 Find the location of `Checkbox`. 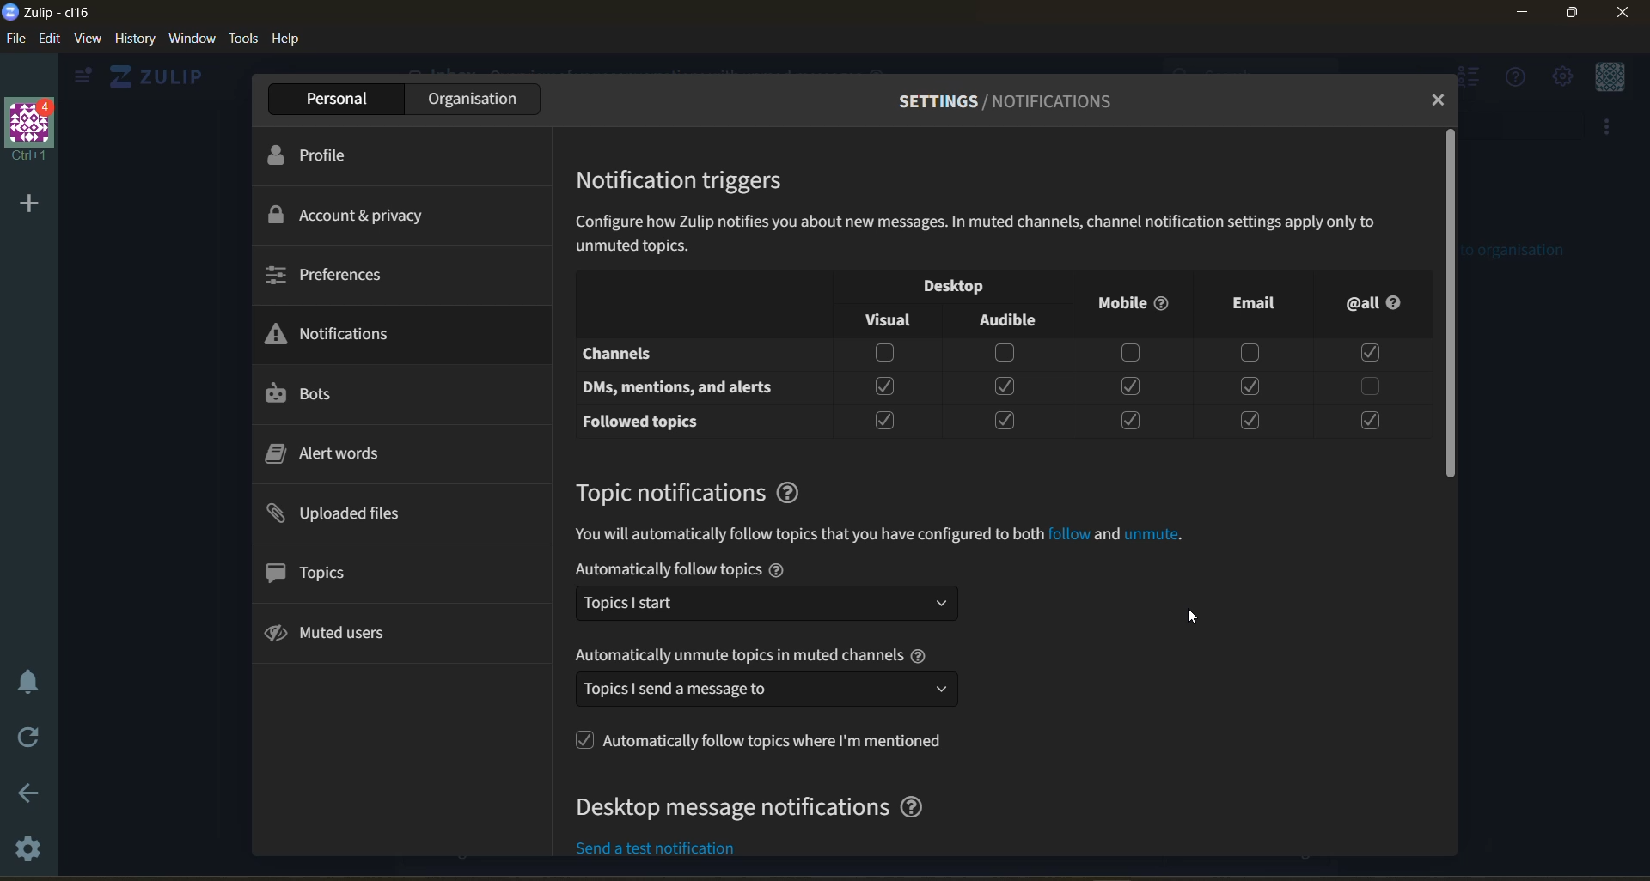

Checkbox is located at coordinates (1005, 354).